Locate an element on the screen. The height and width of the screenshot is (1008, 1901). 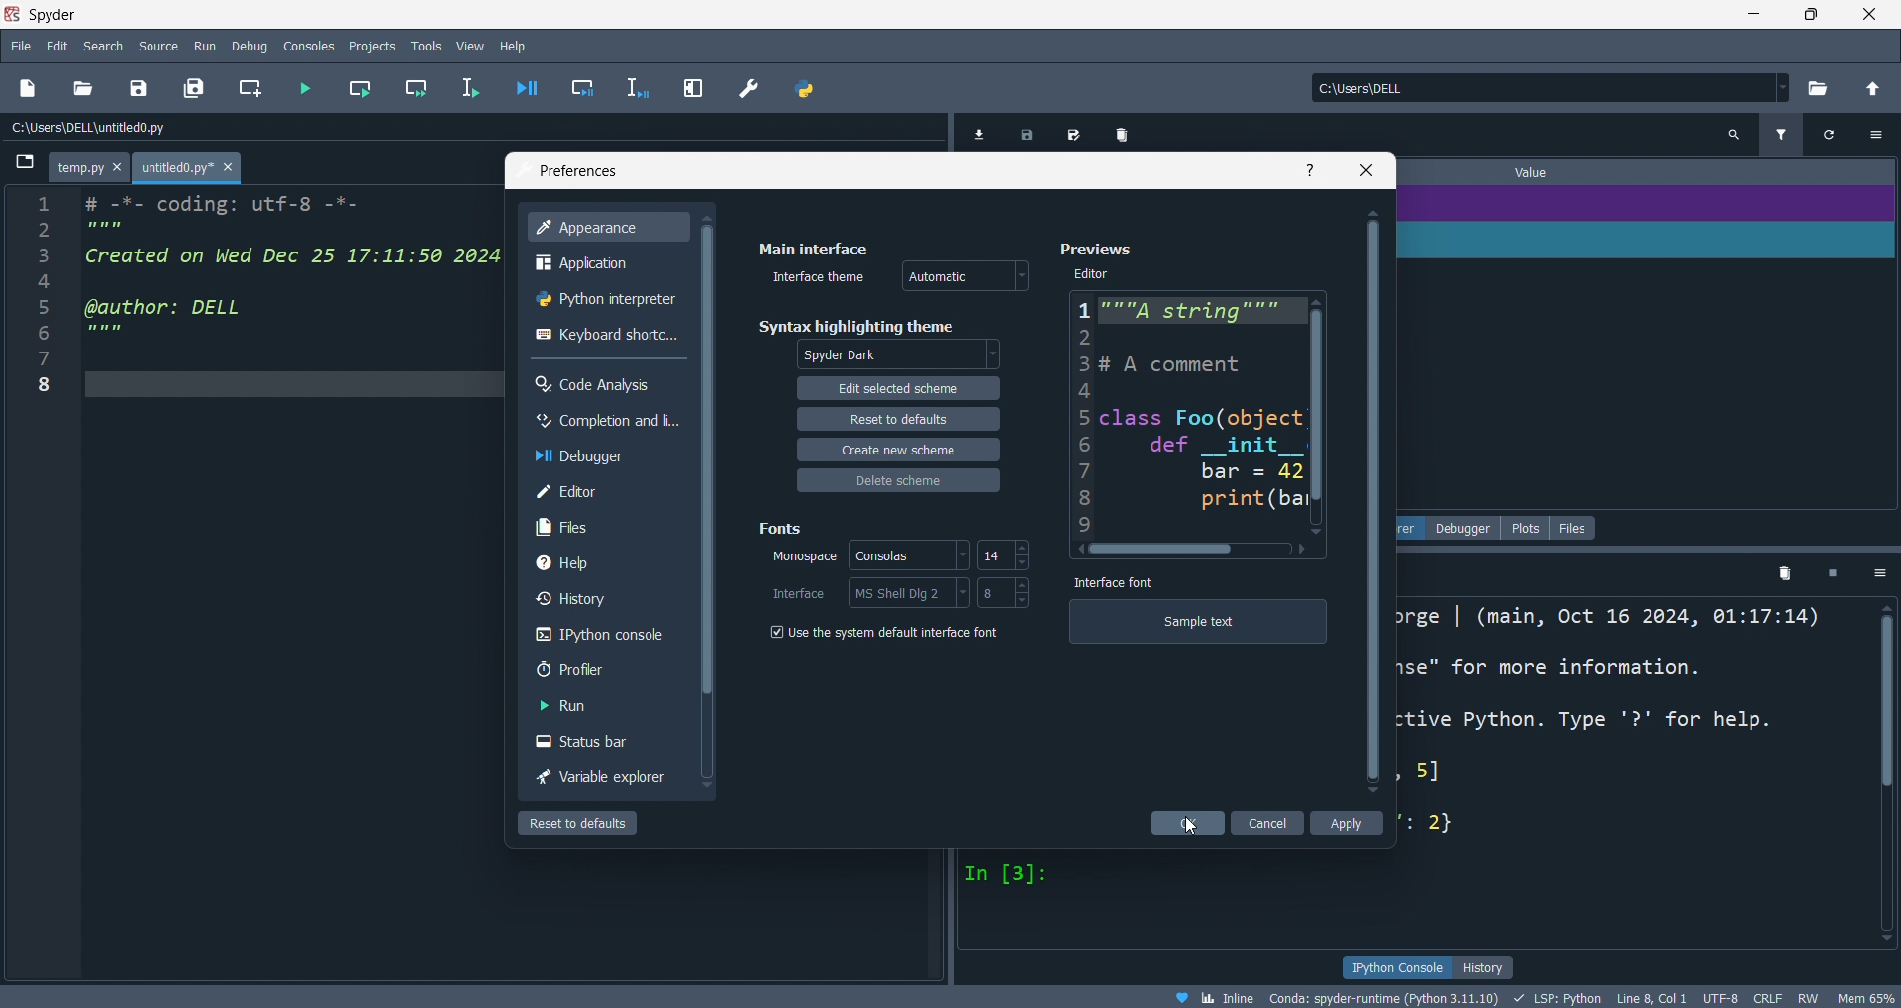
Previews
Editor
1"""A string”"" a
2
3# A comment
4
5 class Foo(object
3 def __init_ |
7 bar = 42
8 print (bar
9 ~
( > is located at coordinates (1195, 400).